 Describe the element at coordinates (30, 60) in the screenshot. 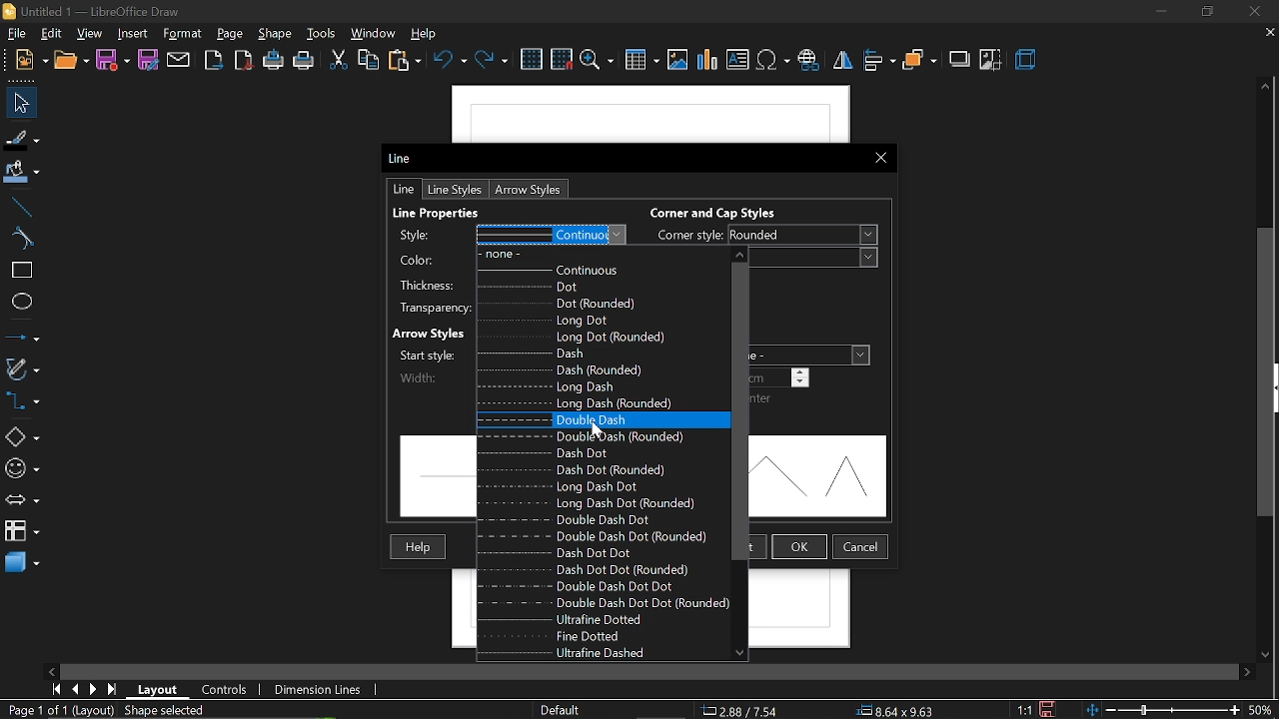

I see `open` at that location.